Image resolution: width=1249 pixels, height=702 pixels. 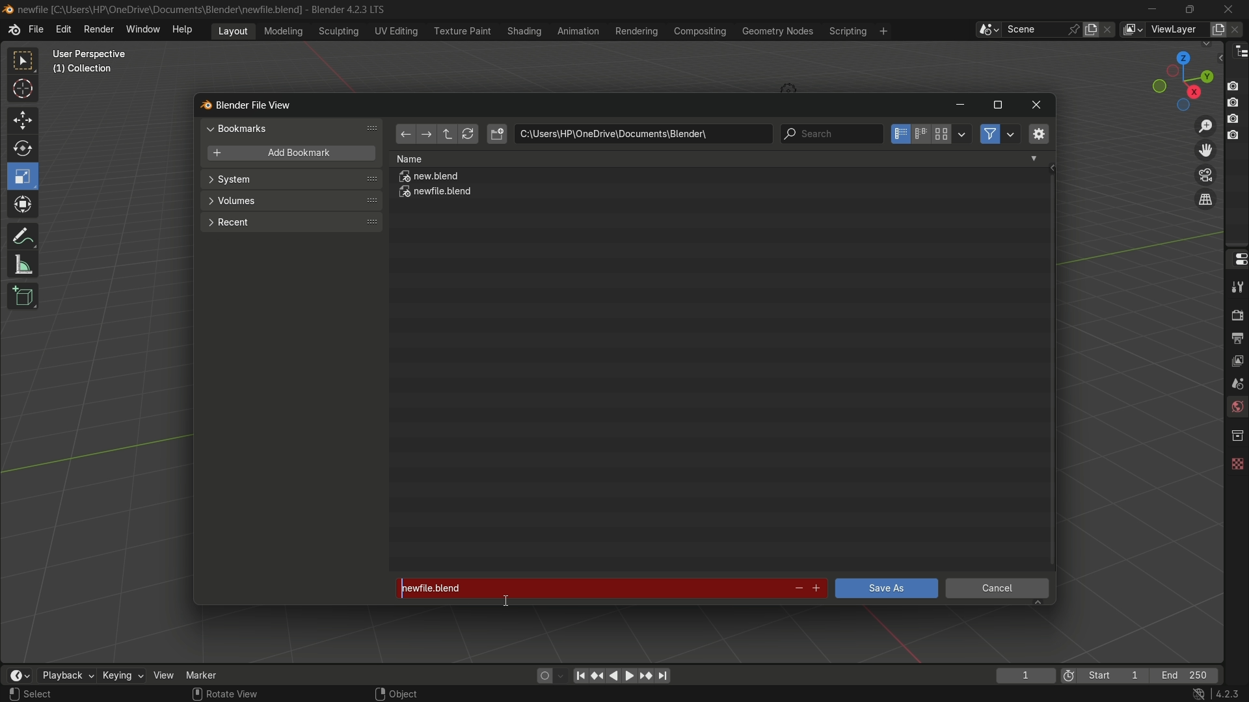 I want to click on delete scene, so click(x=1109, y=29).